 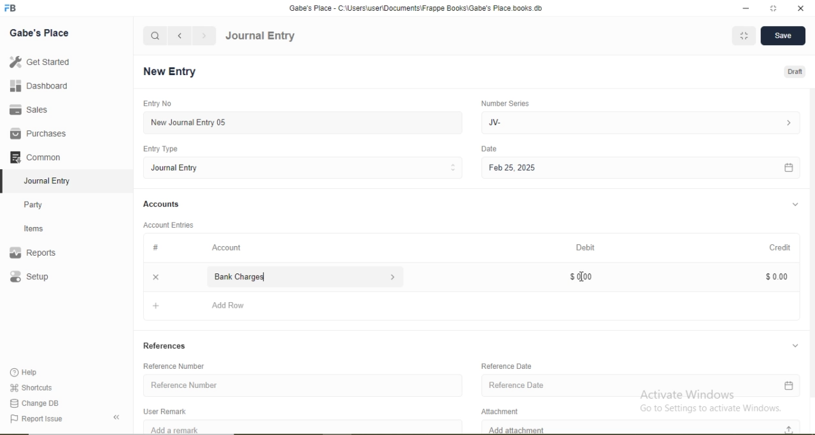 I want to click on Reference Number, so click(x=179, y=366).